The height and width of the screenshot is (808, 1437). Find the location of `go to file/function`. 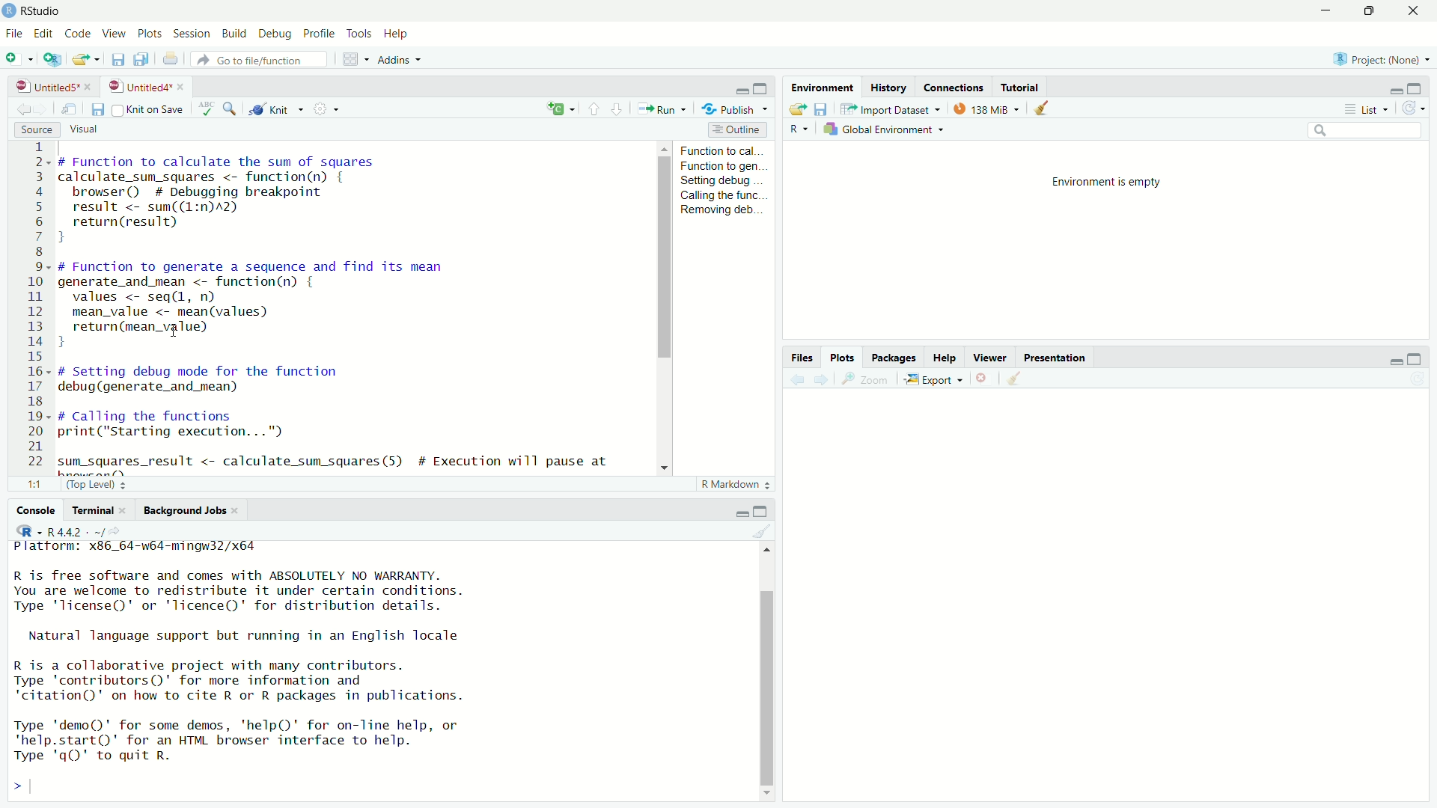

go to file/function is located at coordinates (260, 58).